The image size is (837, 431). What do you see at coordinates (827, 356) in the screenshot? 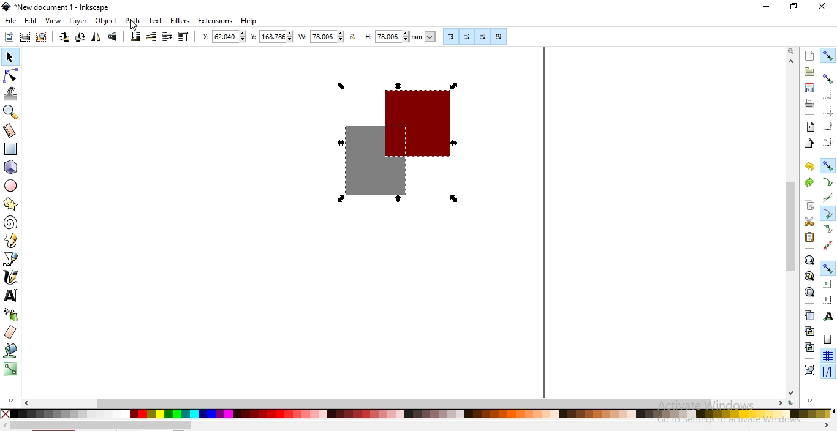
I see `snap to grids` at bounding box center [827, 356].